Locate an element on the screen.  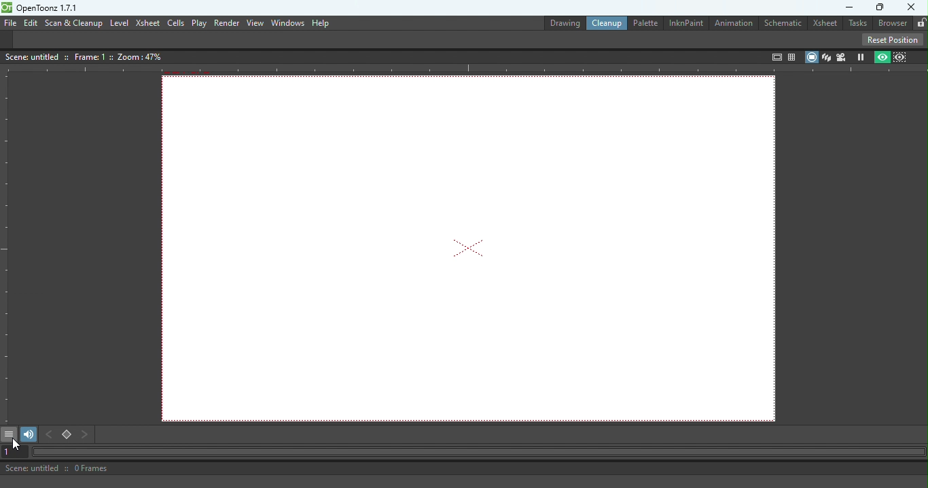
Field guide is located at coordinates (793, 54).